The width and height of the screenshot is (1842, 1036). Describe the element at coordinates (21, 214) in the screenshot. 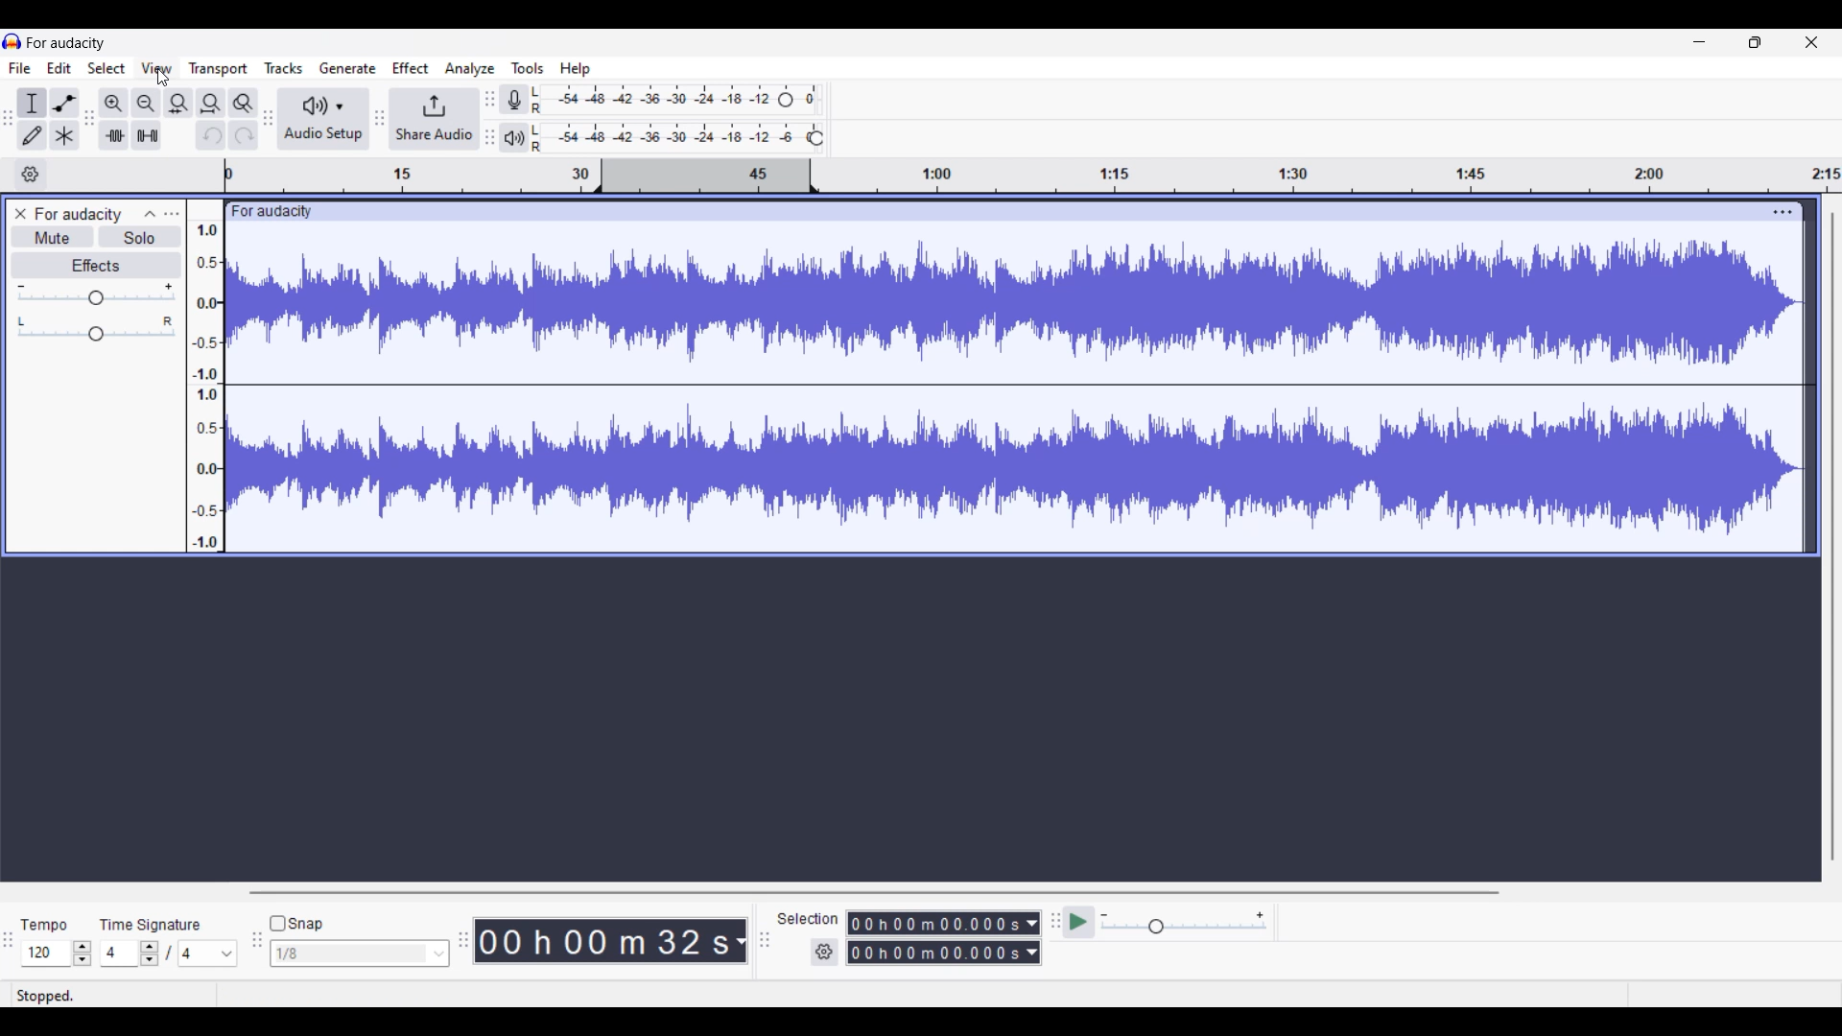

I see `Close track` at that location.